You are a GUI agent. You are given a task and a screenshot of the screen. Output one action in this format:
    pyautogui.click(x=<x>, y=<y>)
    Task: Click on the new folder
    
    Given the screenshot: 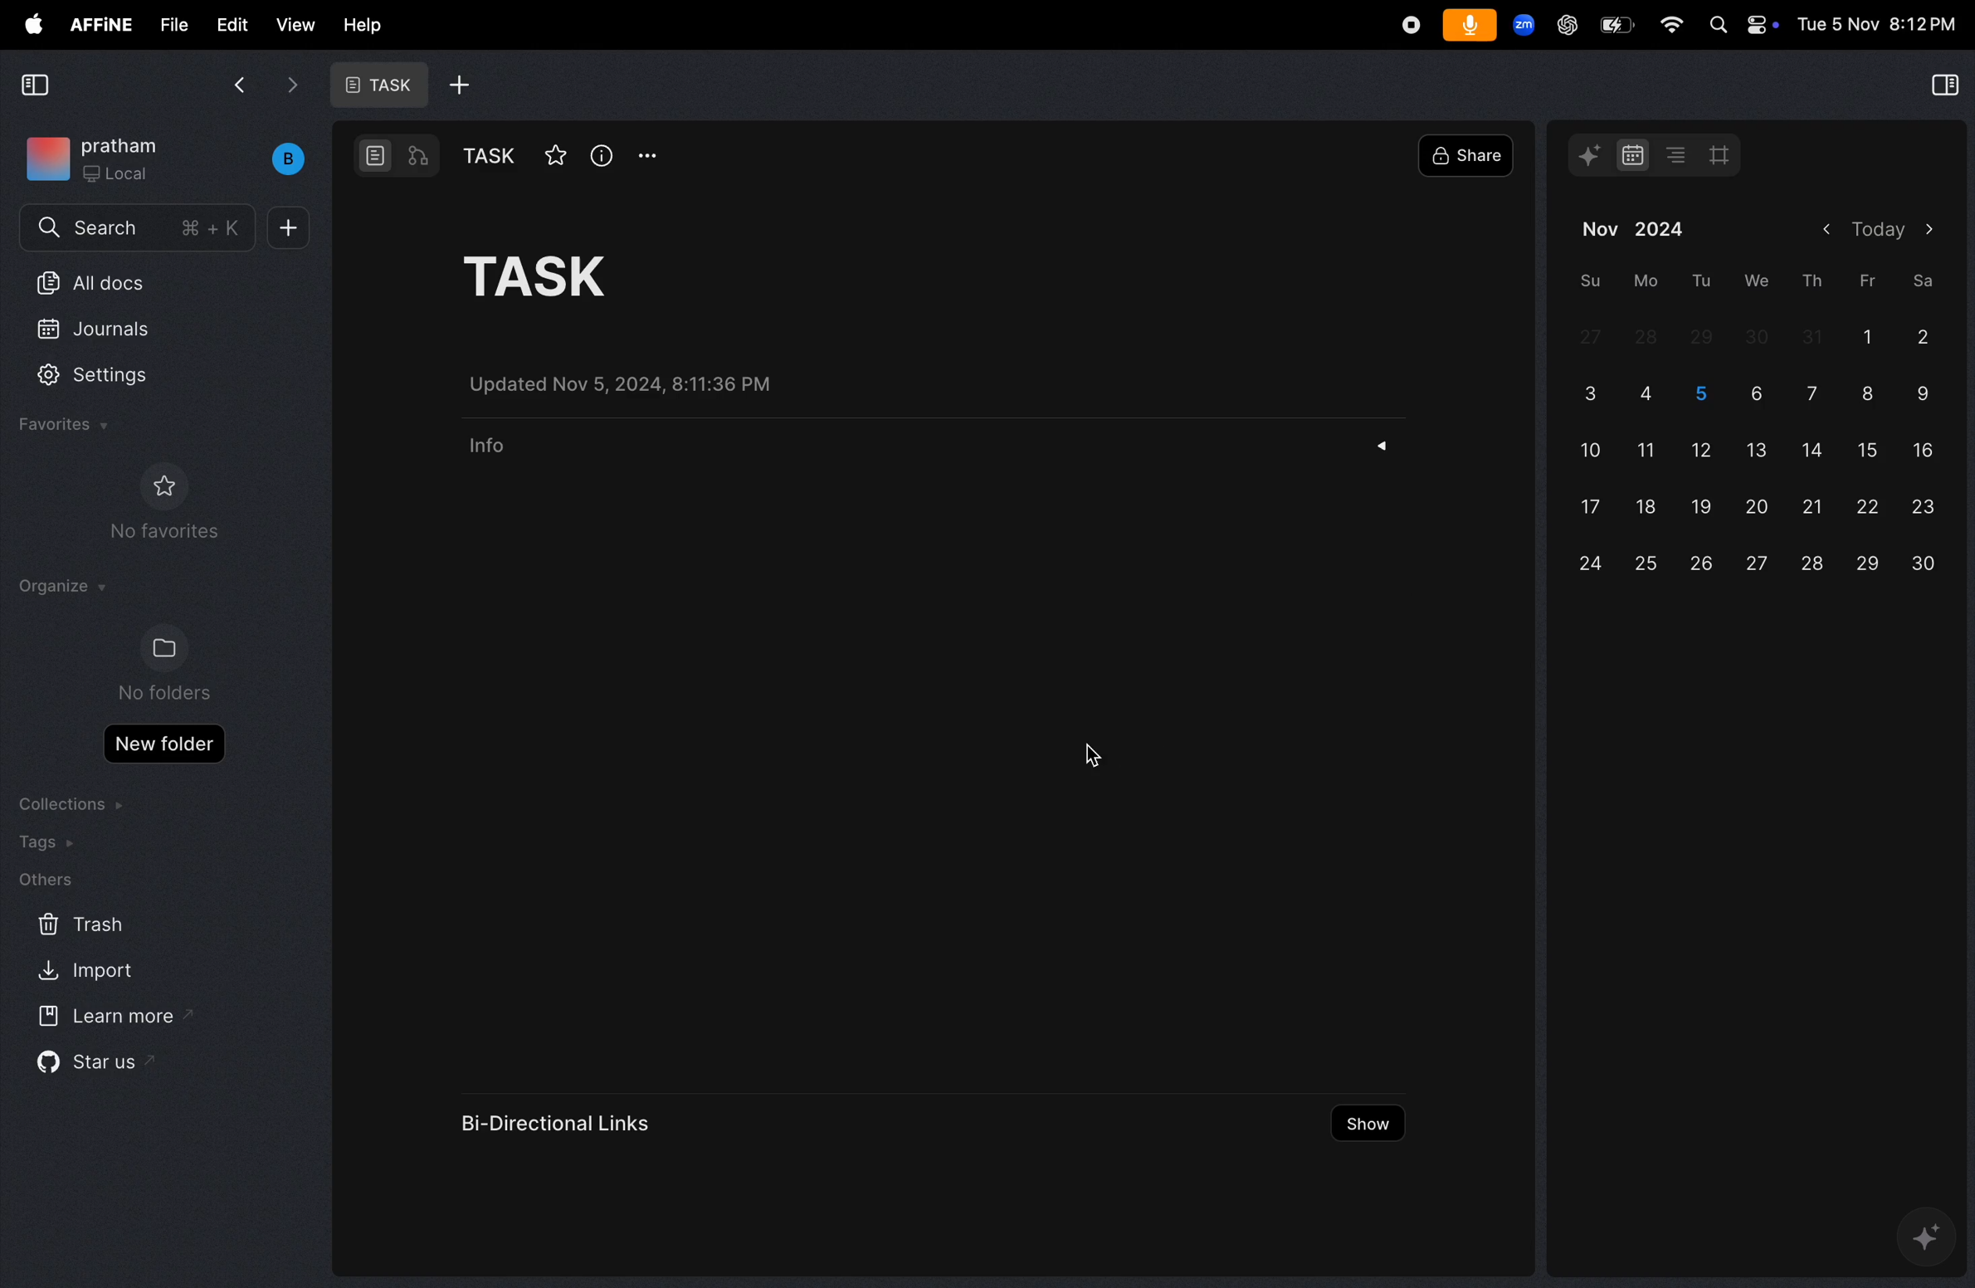 What is the action you would take?
    pyautogui.click(x=164, y=744)
    